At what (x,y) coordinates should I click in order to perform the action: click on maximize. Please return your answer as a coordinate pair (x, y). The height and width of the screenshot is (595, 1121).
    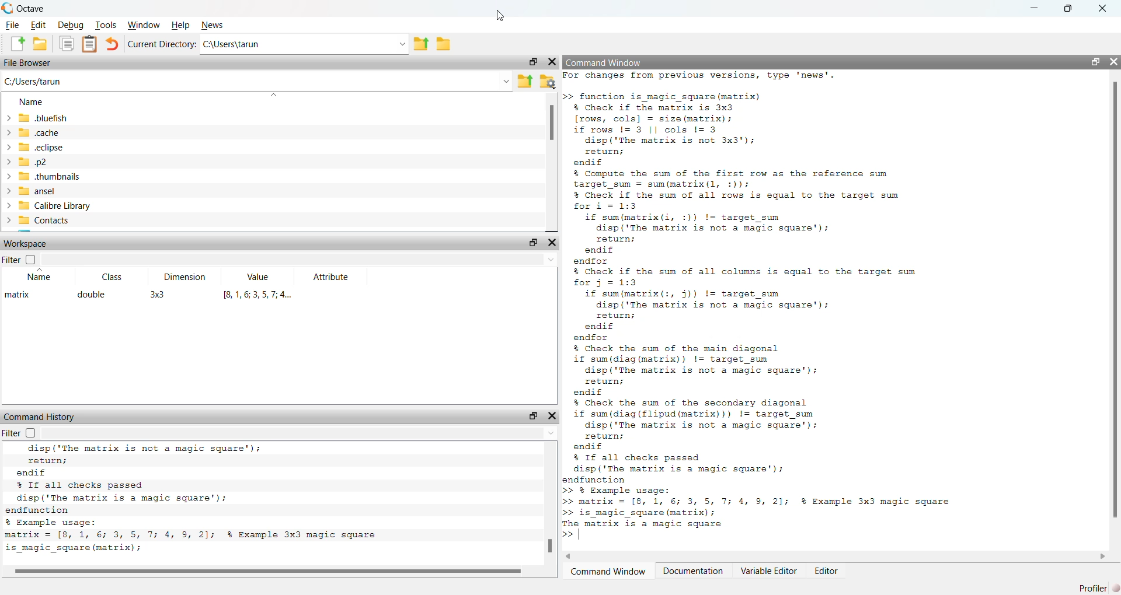
    Looking at the image, I should click on (532, 61).